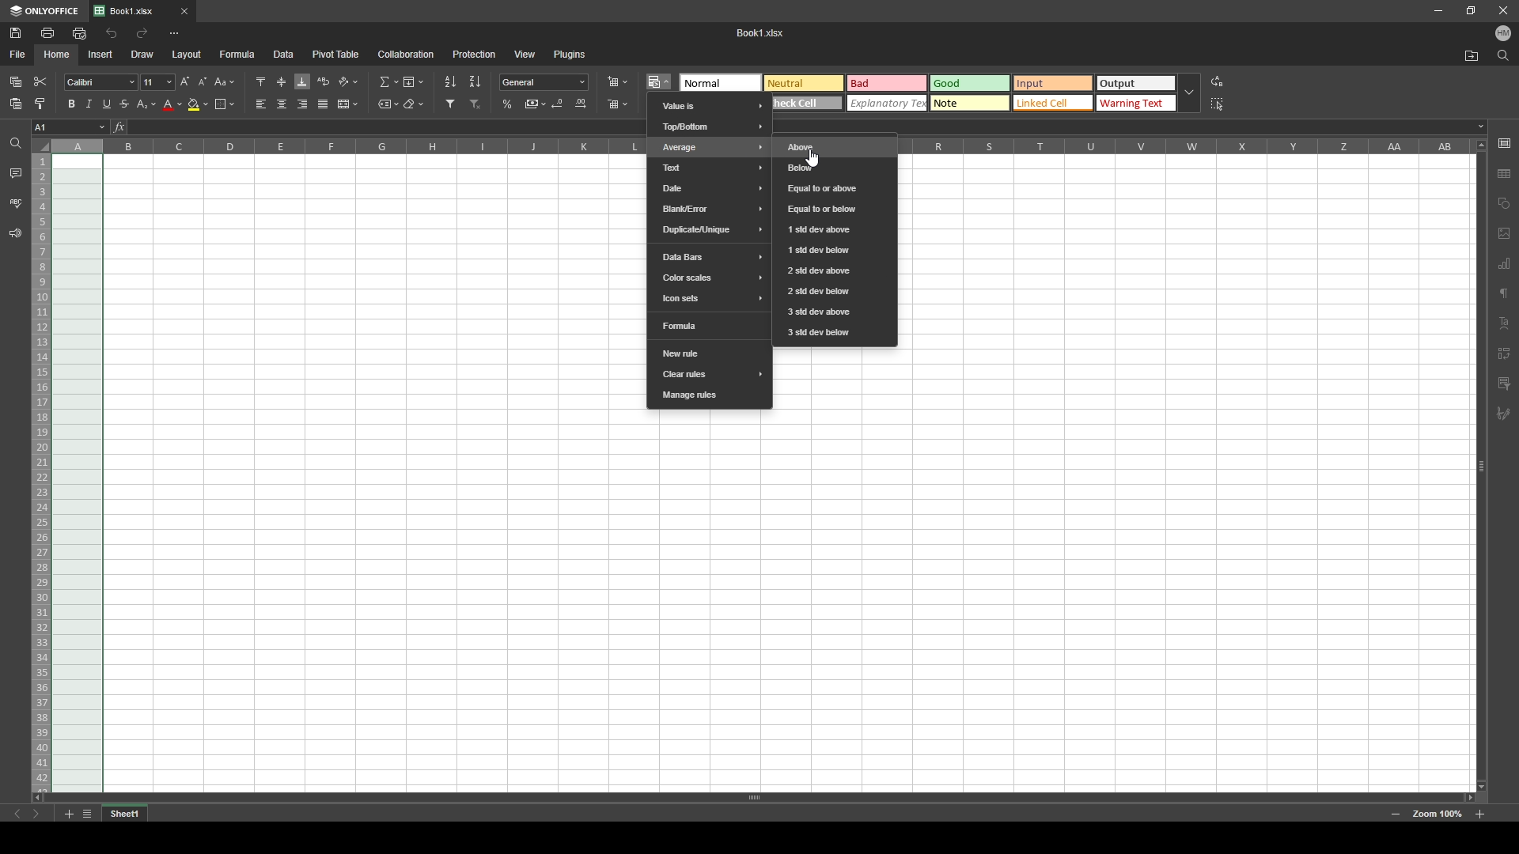 Image resolution: width=1519 pixels, height=854 pixels. Describe the element at coordinates (173, 105) in the screenshot. I see `font color` at that location.